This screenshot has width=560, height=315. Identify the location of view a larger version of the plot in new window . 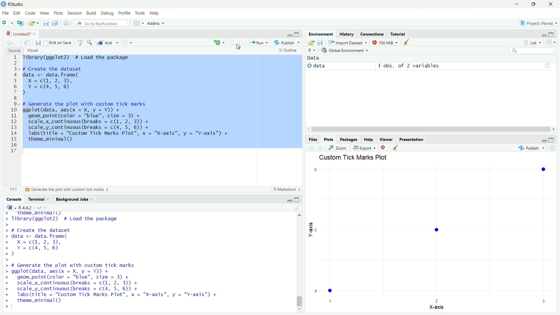
(338, 148).